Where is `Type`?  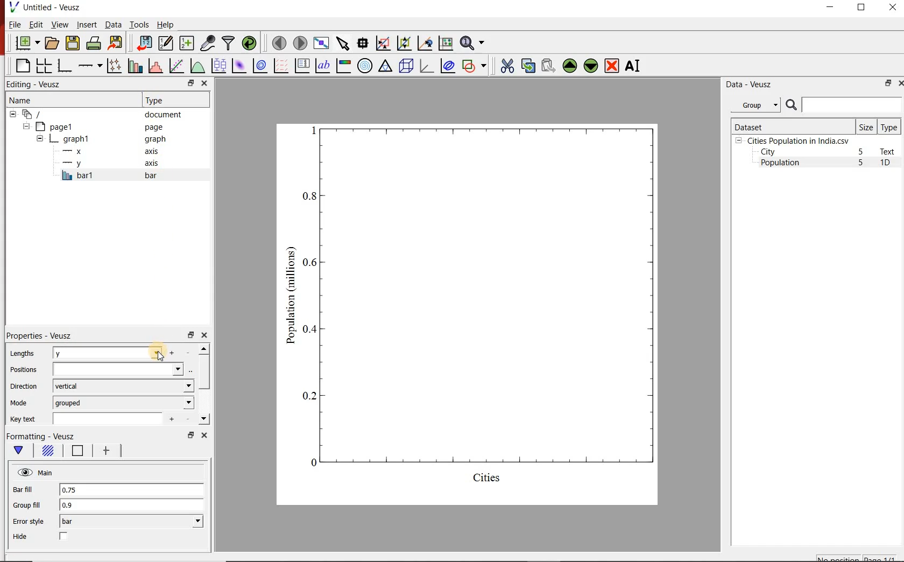 Type is located at coordinates (174, 100).